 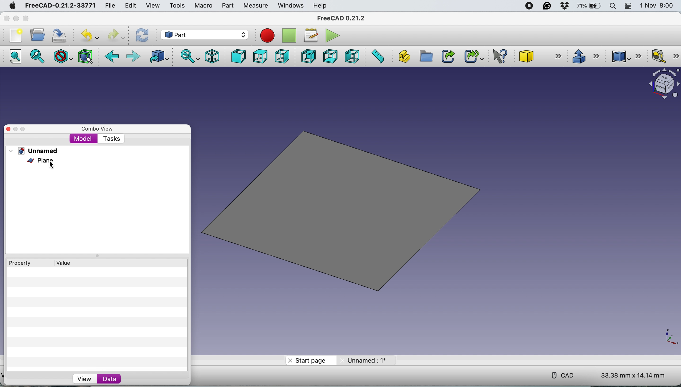 What do you see at coordinates (547, 7) in the screenshot?
I see `grammarly` at bounding box center [547, 7].